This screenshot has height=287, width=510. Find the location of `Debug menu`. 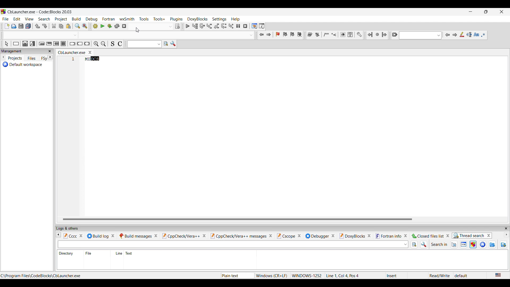

Debug menu is located at coordinates (92, 19).